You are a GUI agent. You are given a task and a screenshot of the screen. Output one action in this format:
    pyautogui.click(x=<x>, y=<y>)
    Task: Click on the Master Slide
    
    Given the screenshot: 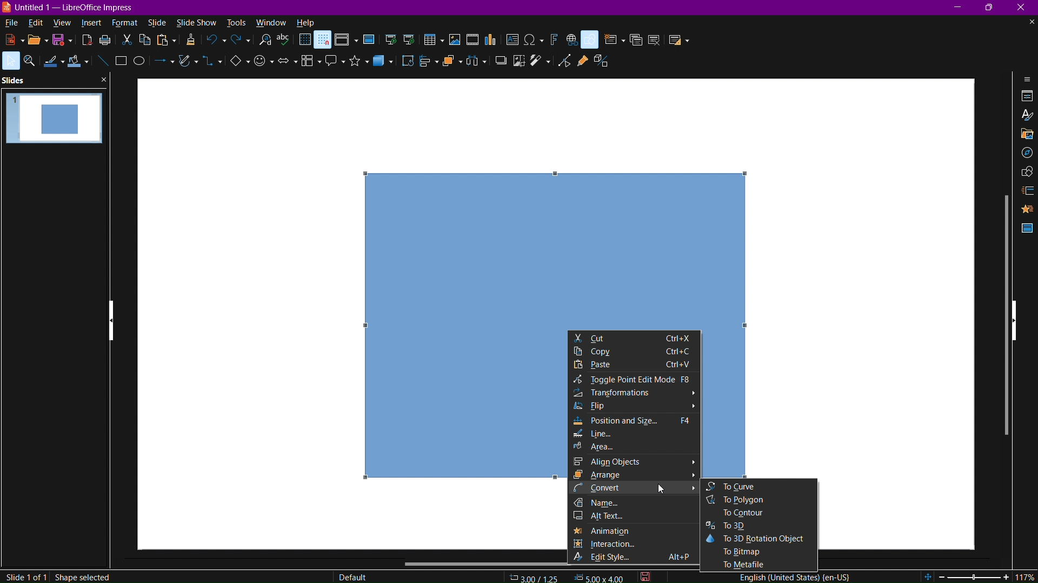 What is the action you would take?
    pyautogui.click(x=368, y=41)
    